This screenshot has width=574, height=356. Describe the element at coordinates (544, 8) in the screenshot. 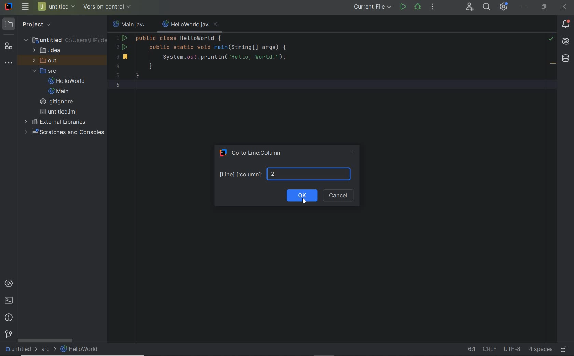

I see `restore down` at that location.